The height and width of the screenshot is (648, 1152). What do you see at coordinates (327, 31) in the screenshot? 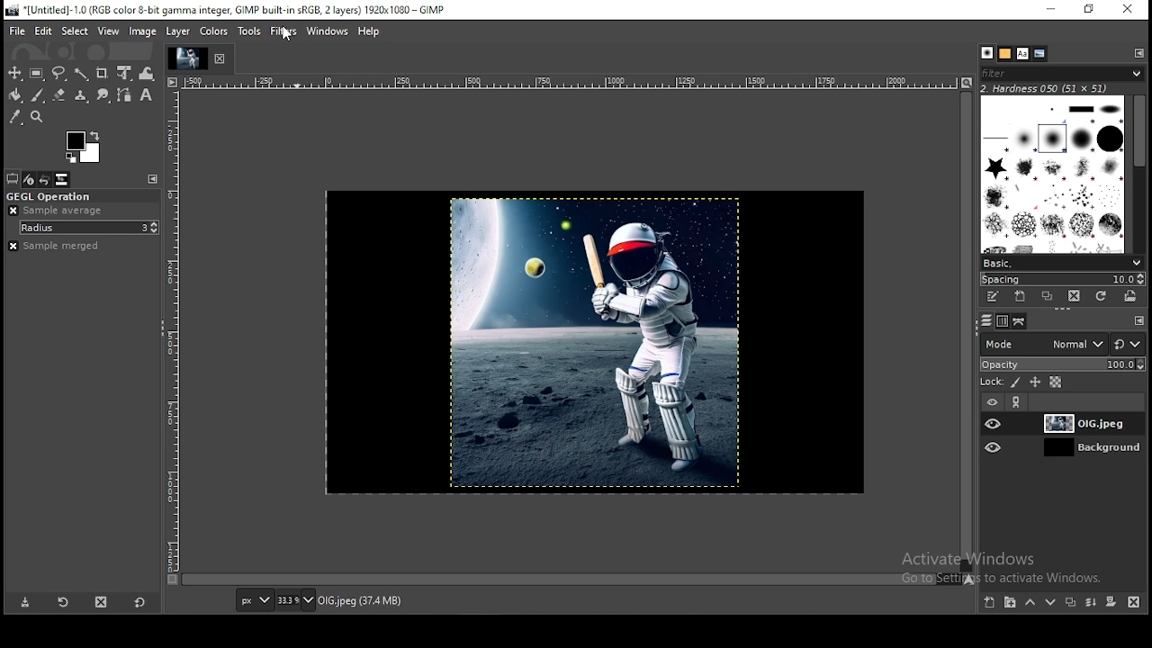
I see `windows` at bounding box center [327, 31].